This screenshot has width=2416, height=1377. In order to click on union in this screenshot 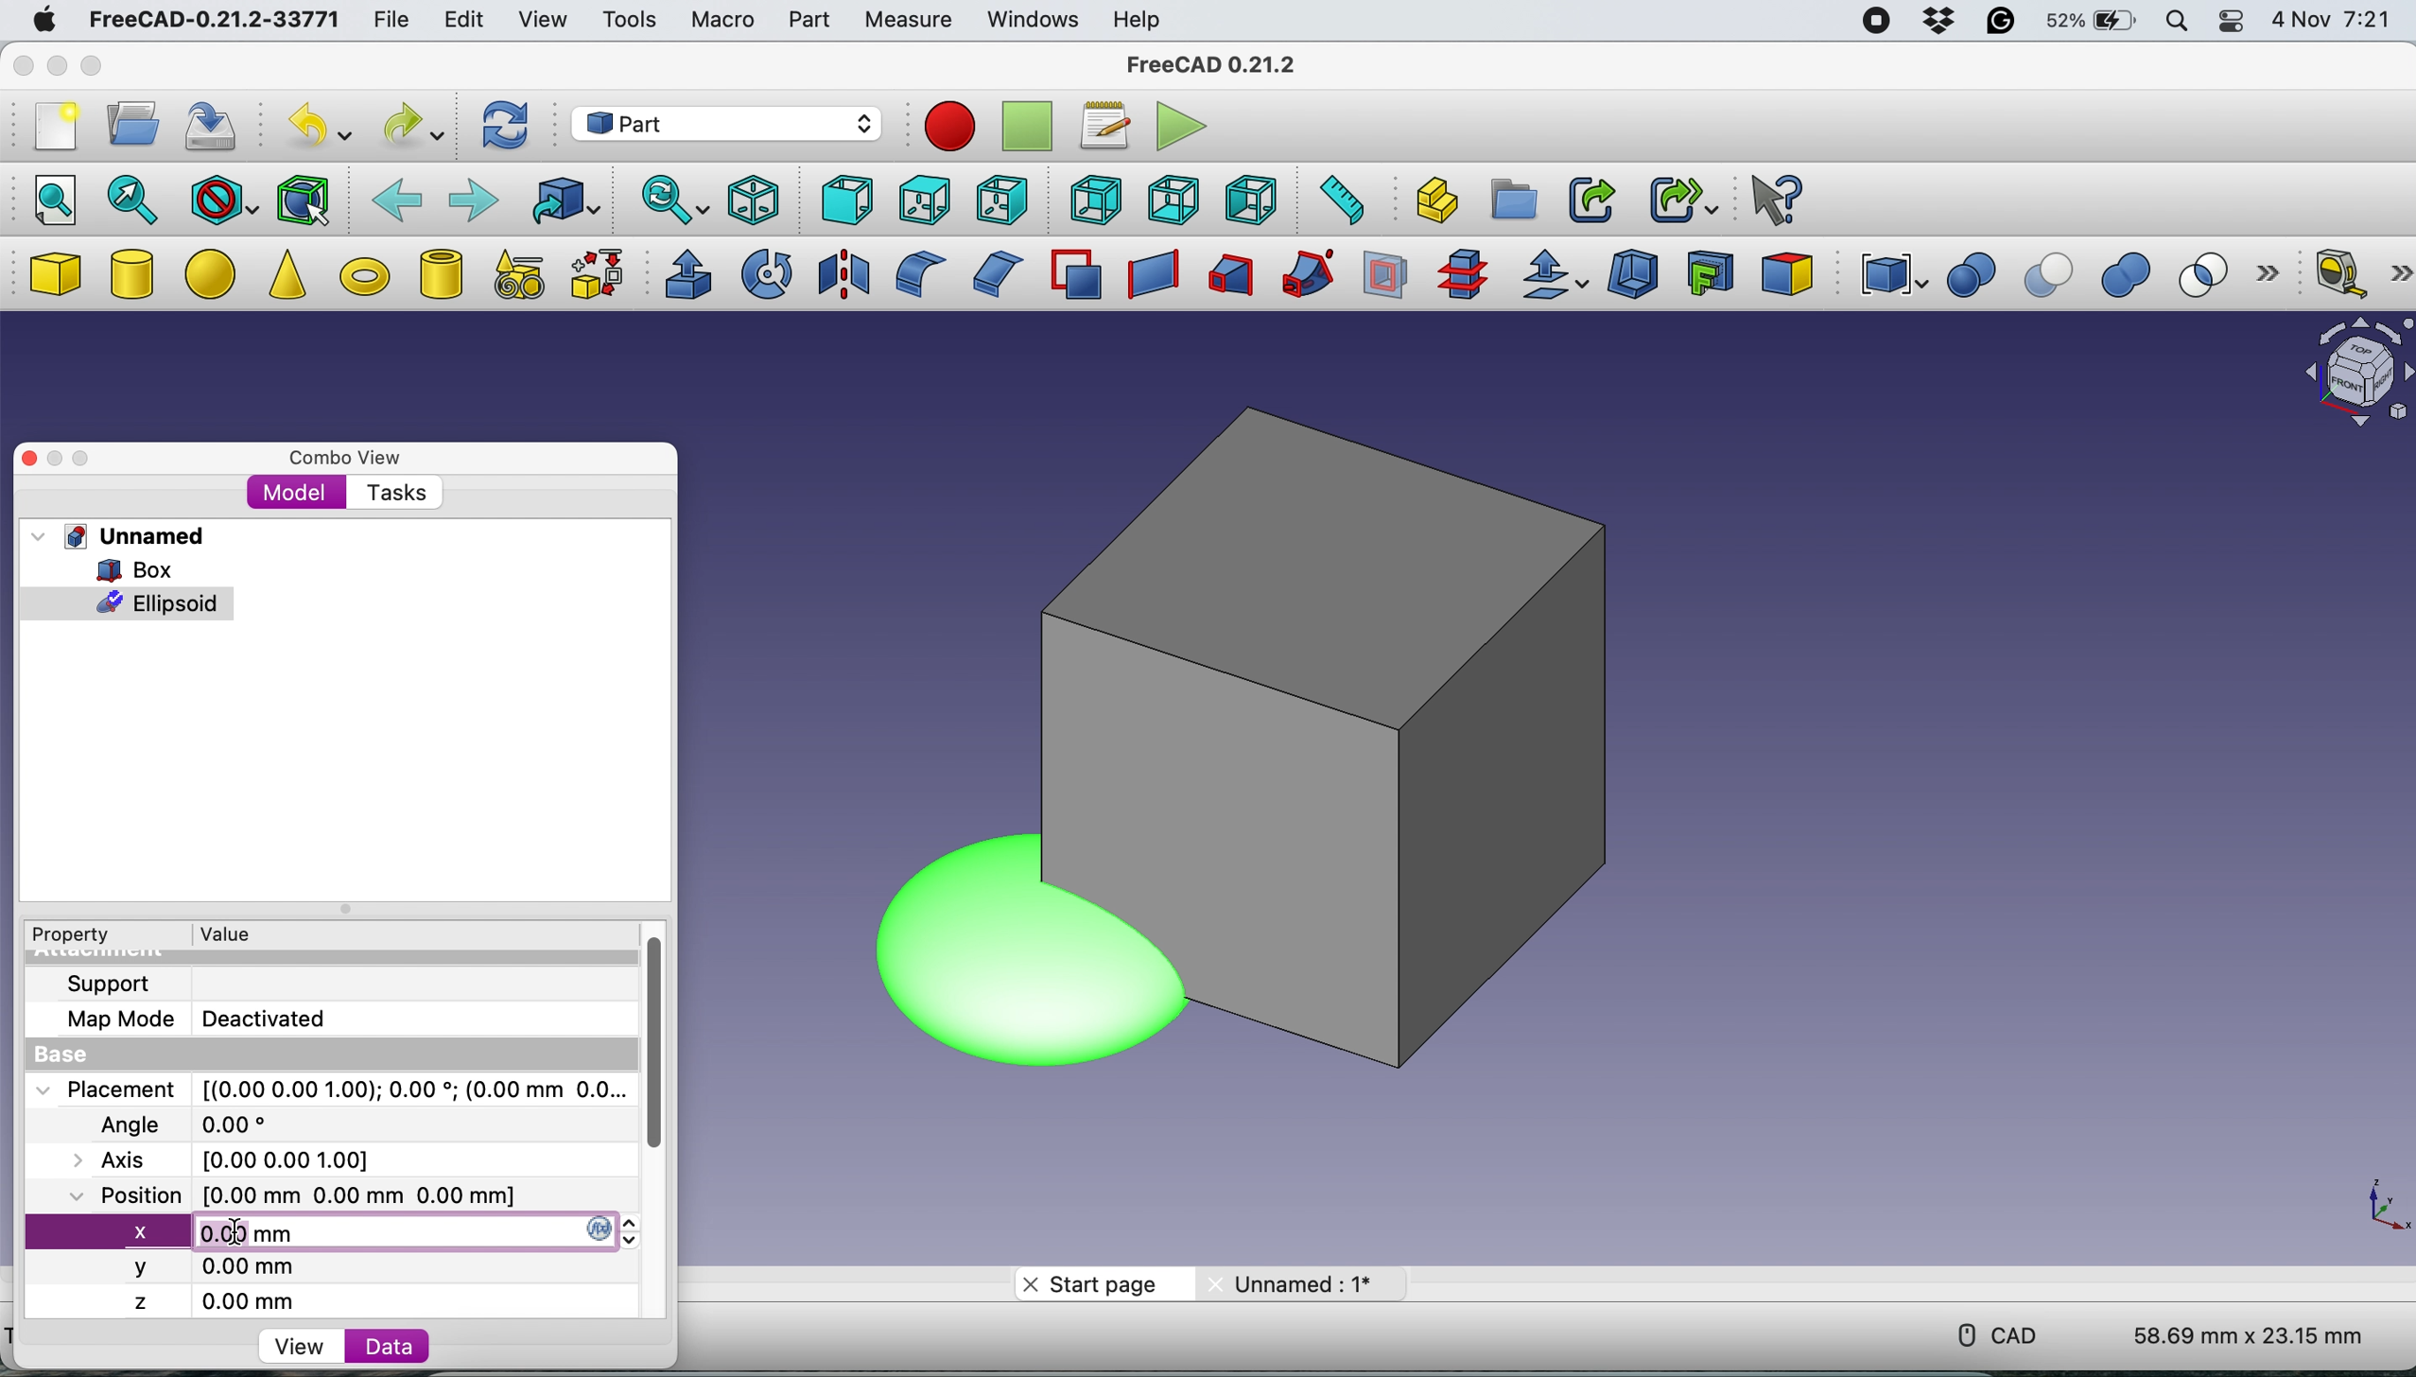, I will do `click(2133, 276)`.